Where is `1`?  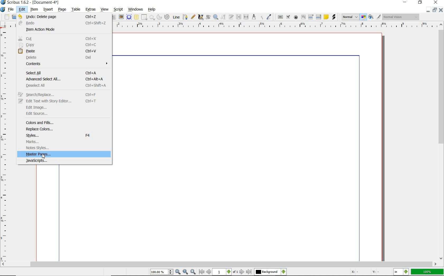
1 is located at coordinates (222, 272).